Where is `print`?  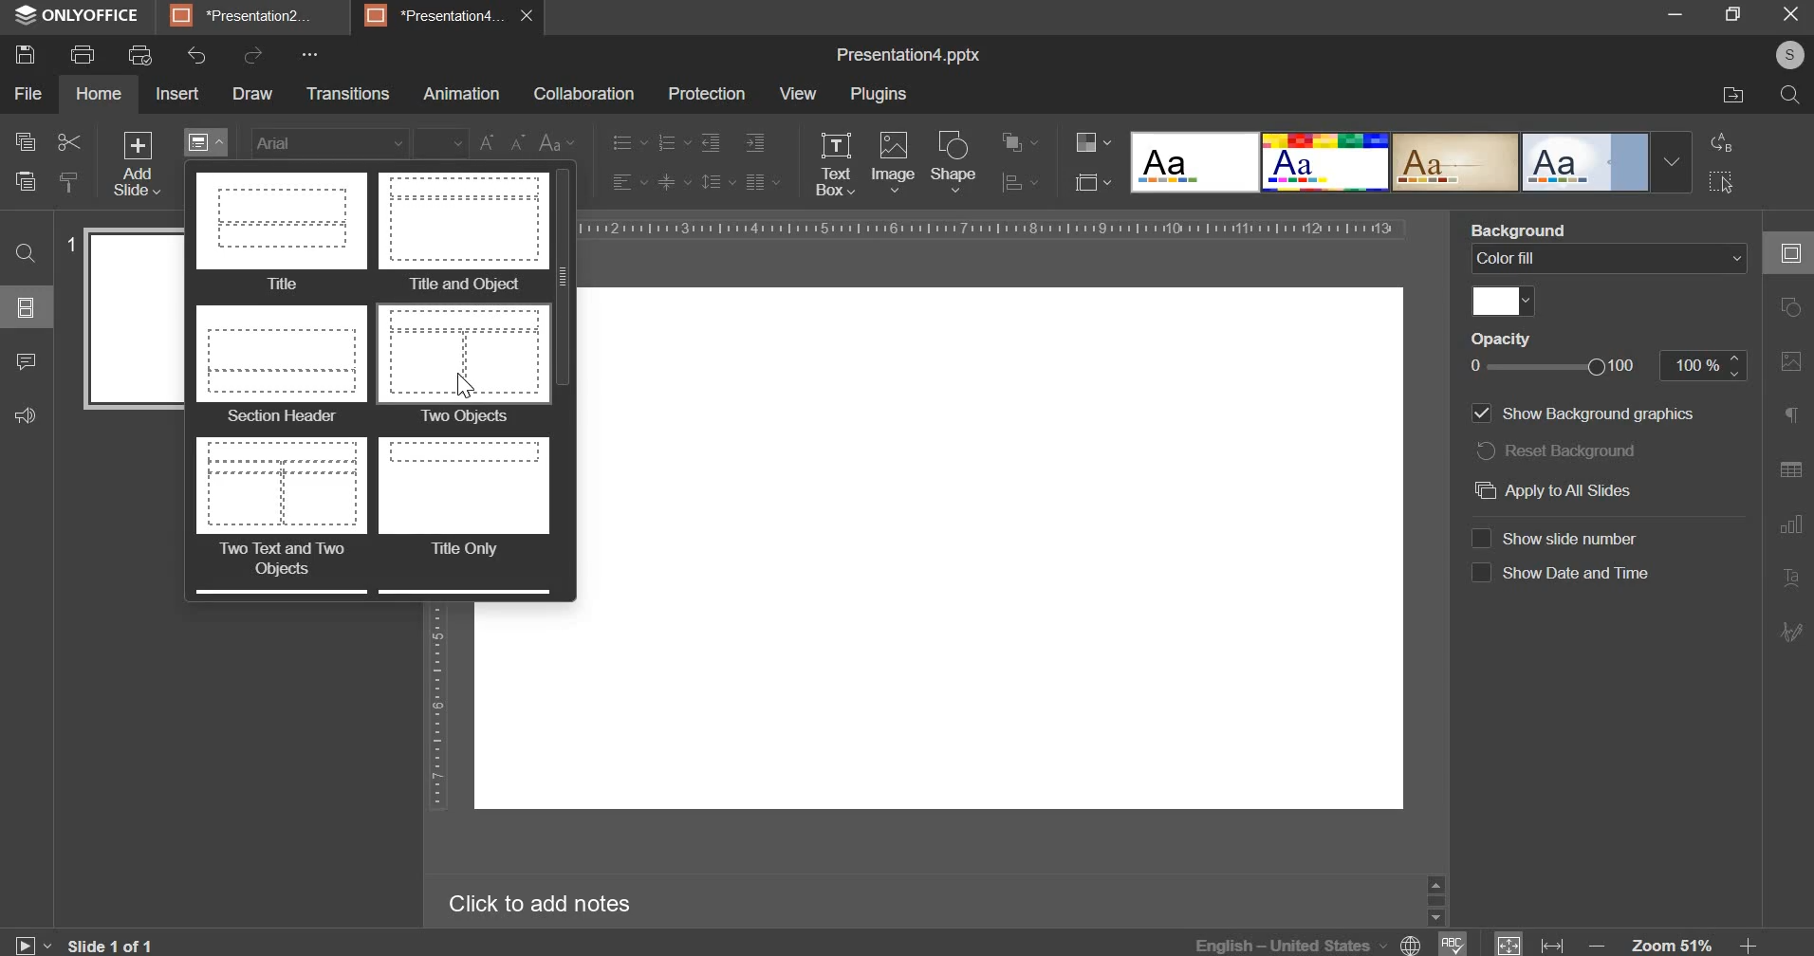 print is located at coordinates (81, 55).